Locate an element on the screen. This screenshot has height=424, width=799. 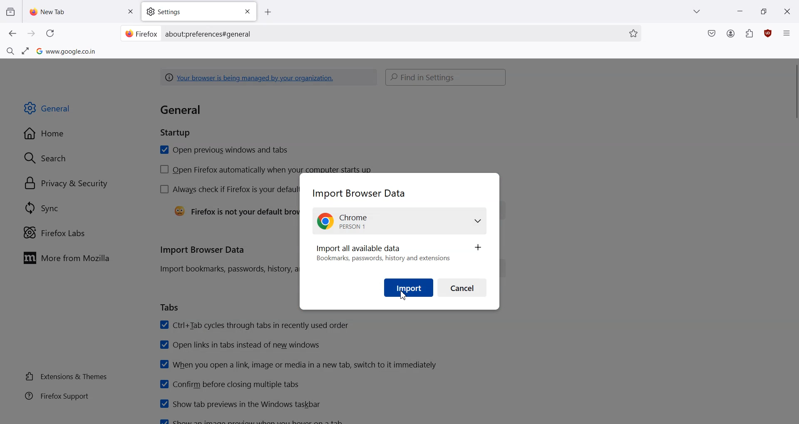
Hyperlink is located at coordinates (210, 35).